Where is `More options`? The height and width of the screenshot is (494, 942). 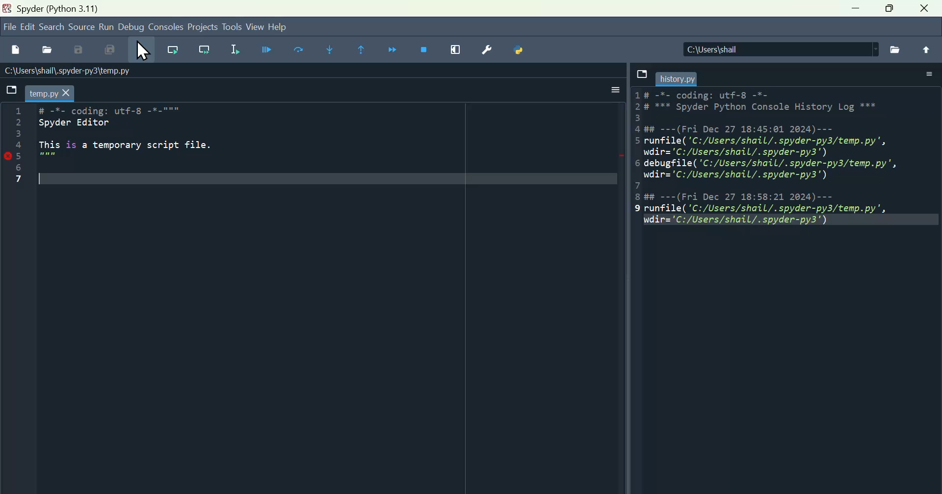 More options is located at coordinates (606, 91).